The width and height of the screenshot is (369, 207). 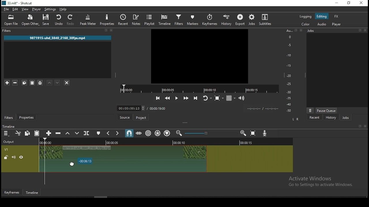 What do you see at coordinates (177, 98) in the screenshot?
I see `play/pause` at bounding box center [177, 98].